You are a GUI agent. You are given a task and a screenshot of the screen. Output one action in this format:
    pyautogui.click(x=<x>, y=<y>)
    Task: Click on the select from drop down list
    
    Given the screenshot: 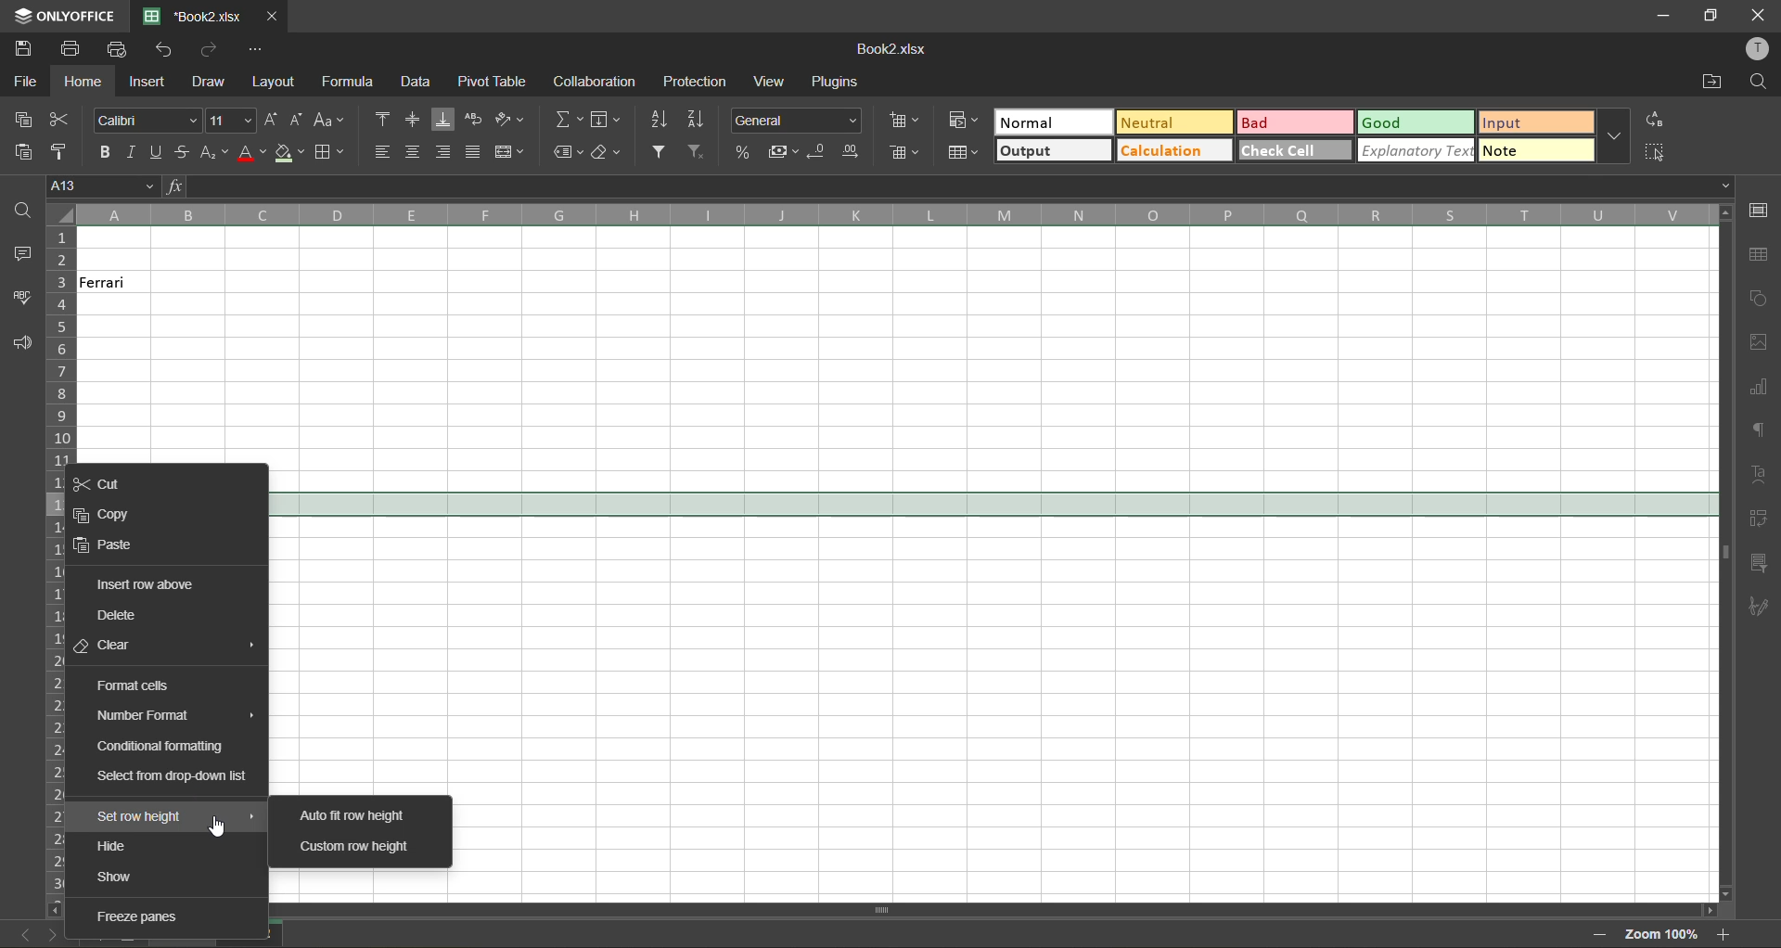 What is the action you would take?
    pyautogui.click(x=178, y=775)
    